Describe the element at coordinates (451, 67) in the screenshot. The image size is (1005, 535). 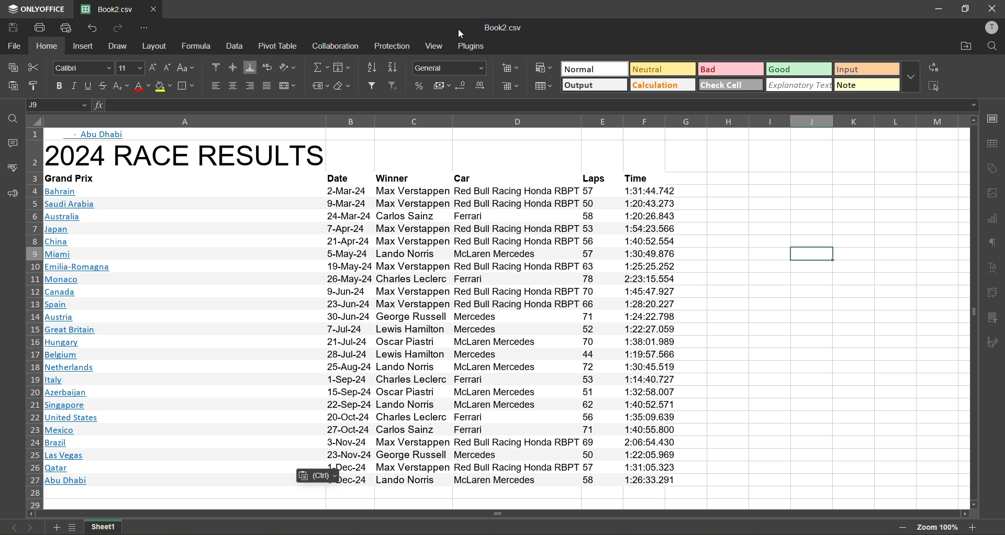
I see `number format` at that location.